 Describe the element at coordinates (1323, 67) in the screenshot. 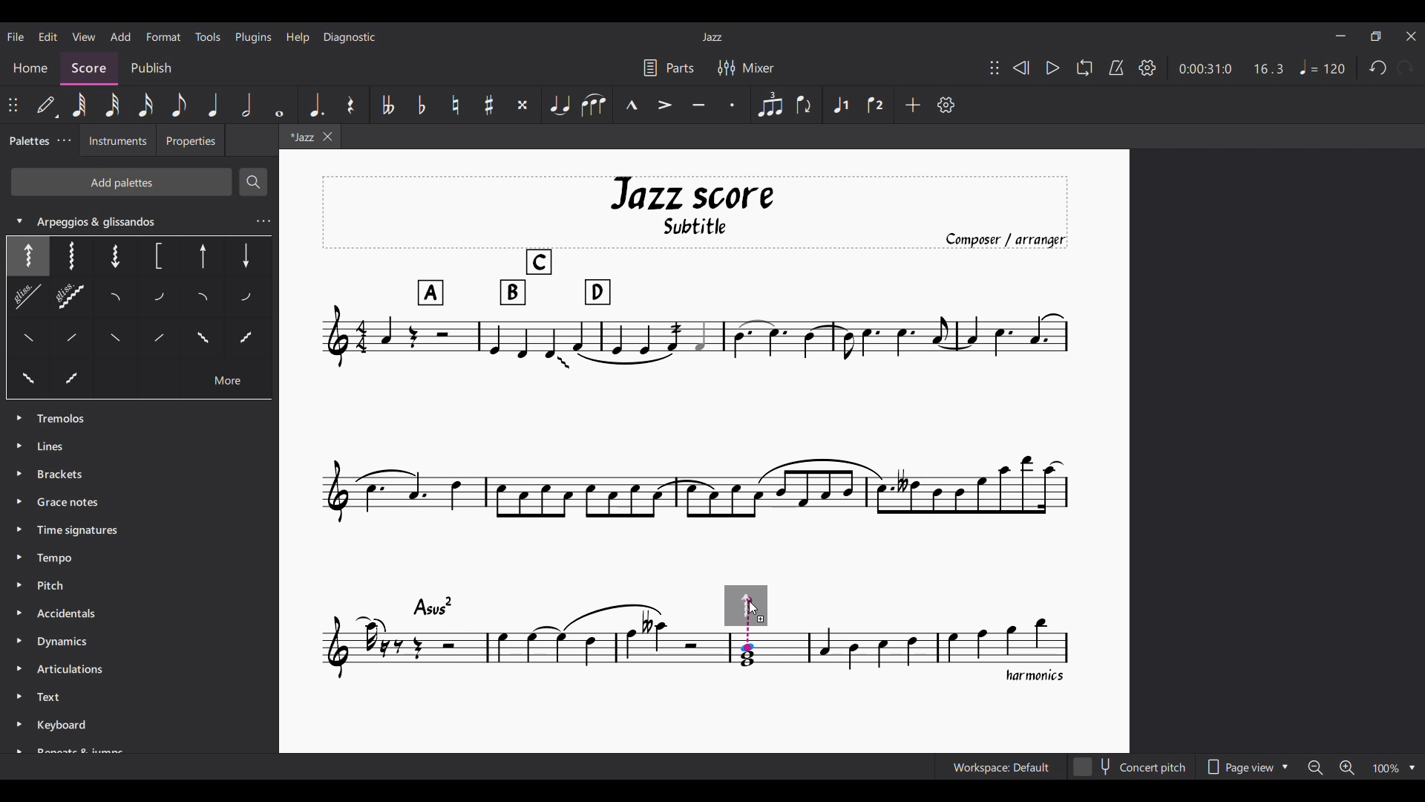

I see `Tempo` at that location.